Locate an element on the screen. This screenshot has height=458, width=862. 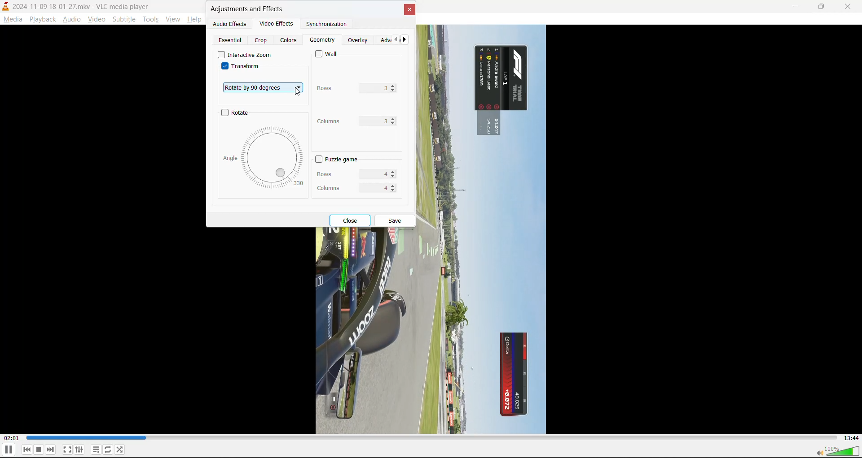
next is located at coordinates (406, 41).